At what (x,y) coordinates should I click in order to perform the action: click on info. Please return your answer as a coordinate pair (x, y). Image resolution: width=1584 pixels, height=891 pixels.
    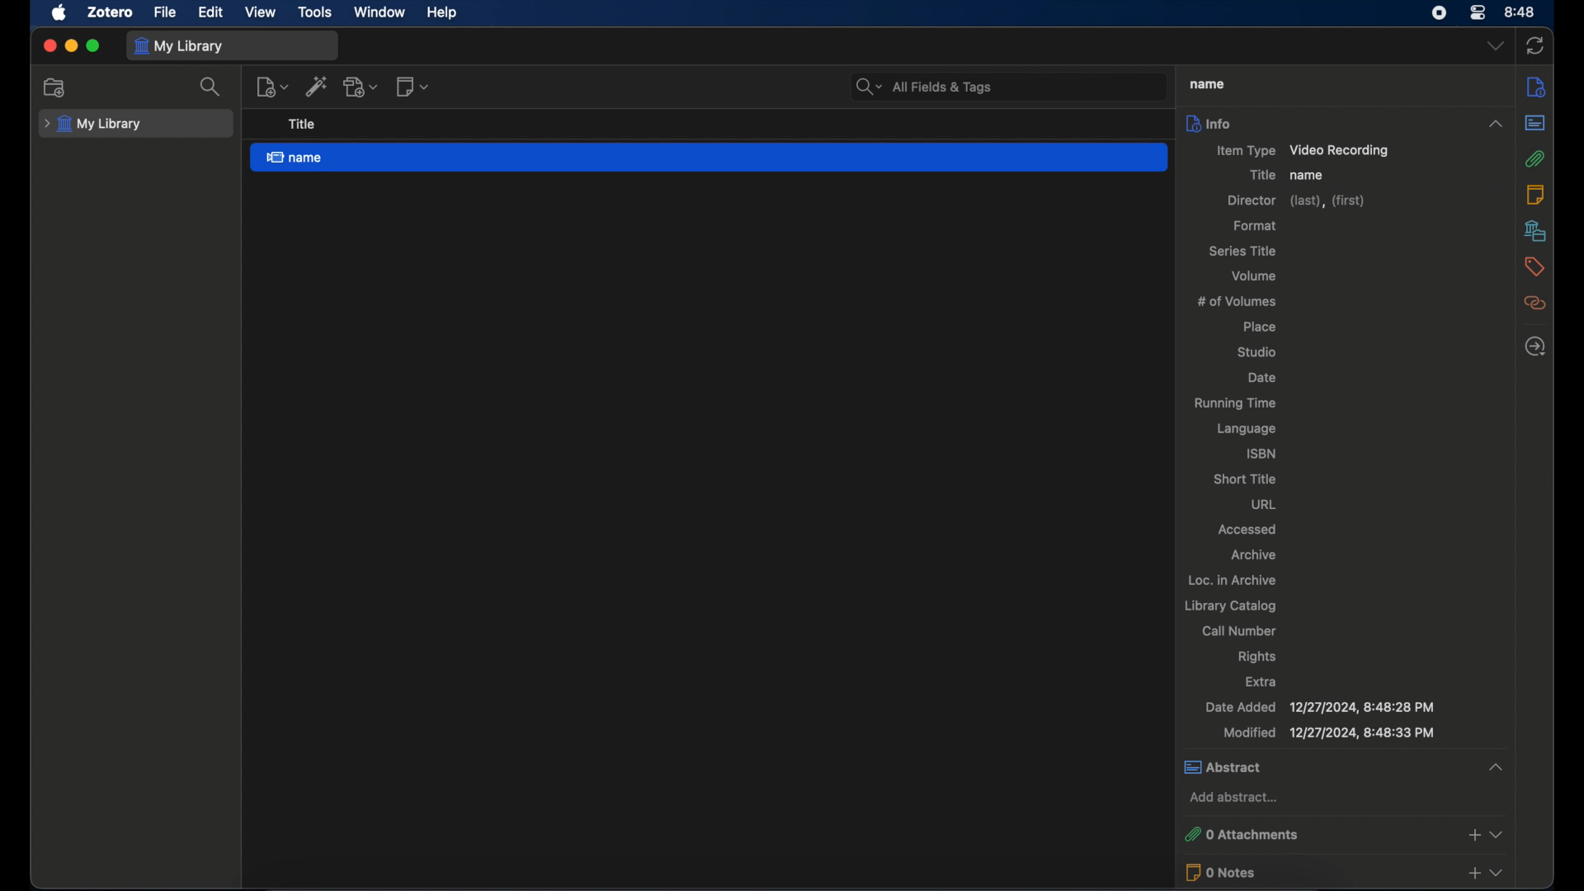
    Looking at the image, I should click on (1538, 88).